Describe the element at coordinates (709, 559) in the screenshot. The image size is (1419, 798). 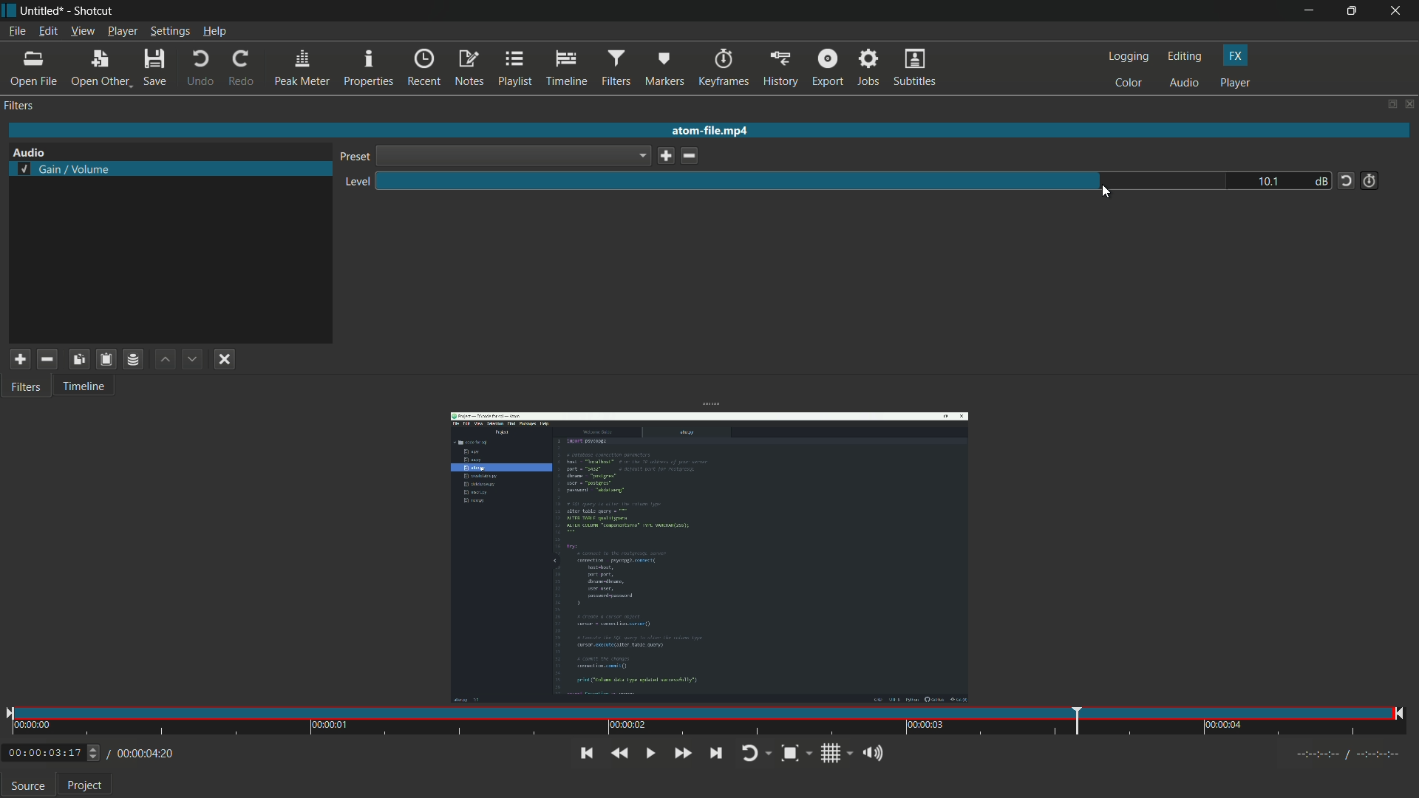
I see `imported video` at that location.